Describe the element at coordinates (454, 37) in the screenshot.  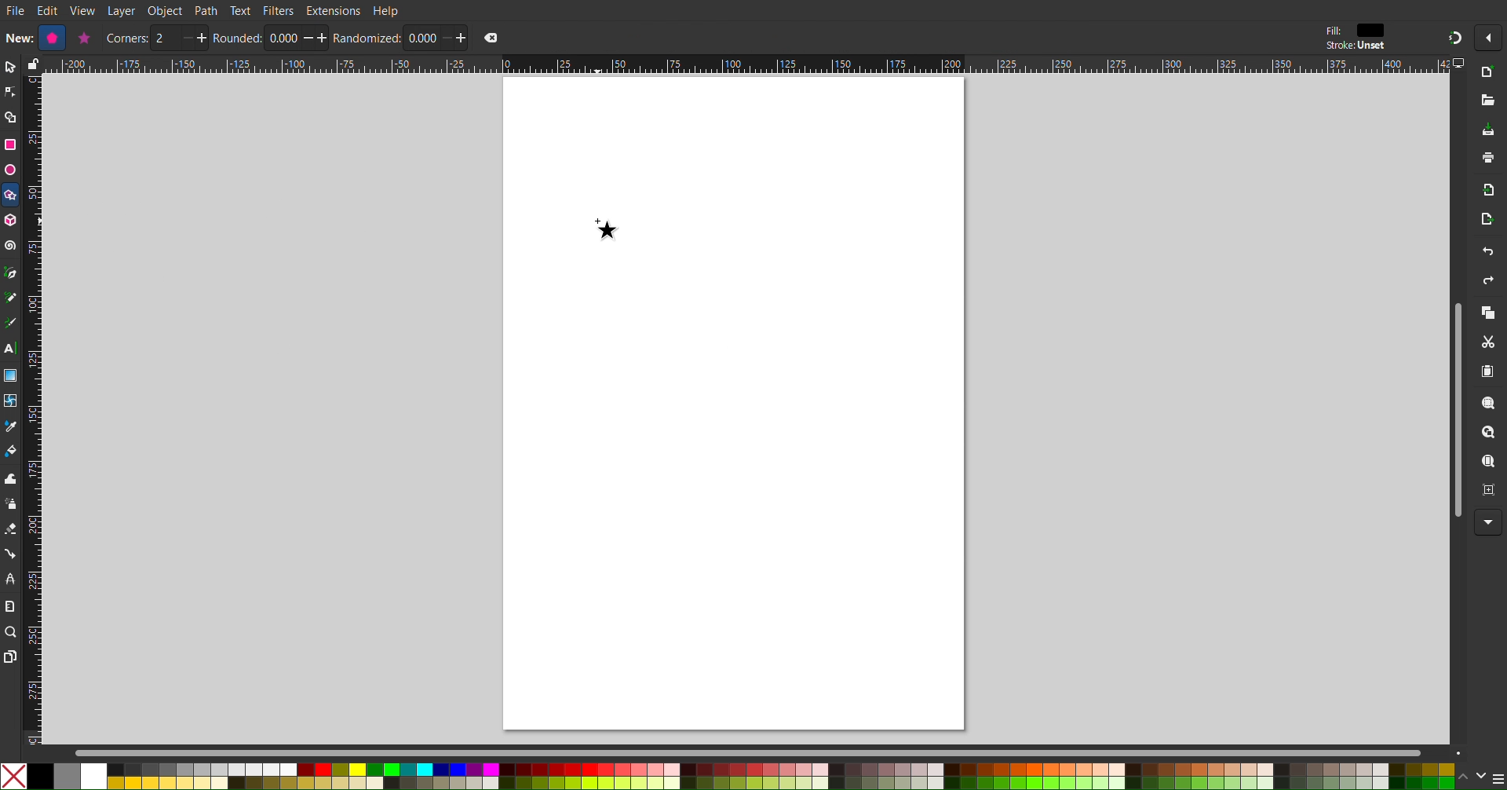
I see `increase/decrease` at that location.